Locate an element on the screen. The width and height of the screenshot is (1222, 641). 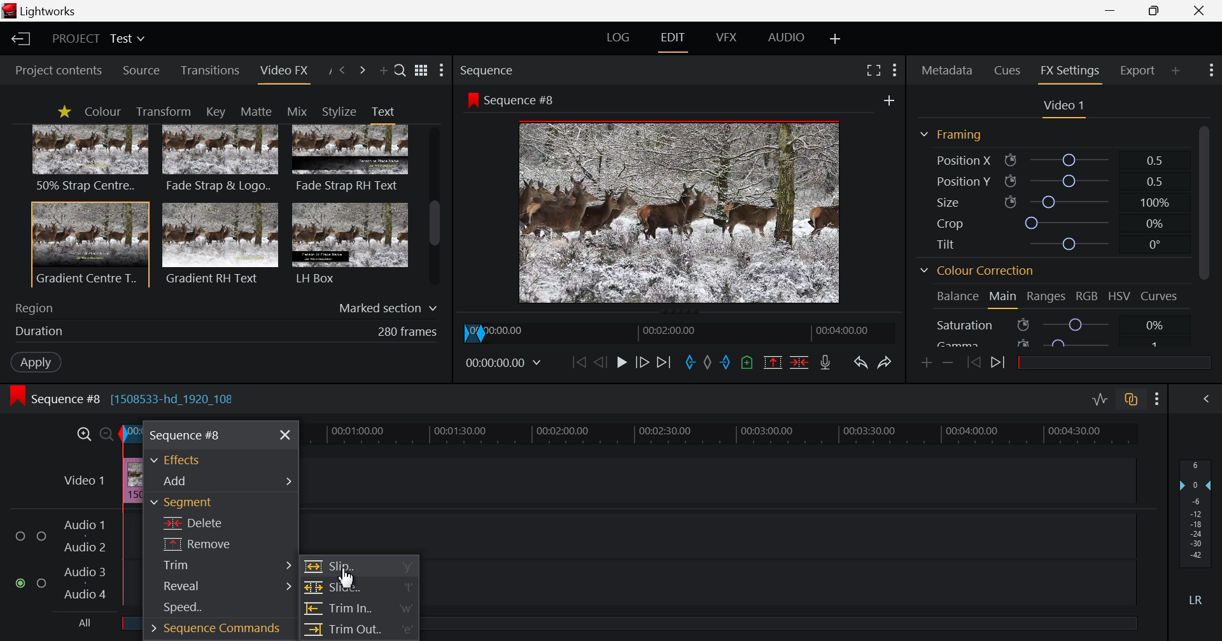
Sequence Preview is located at coordinates (681, 215).